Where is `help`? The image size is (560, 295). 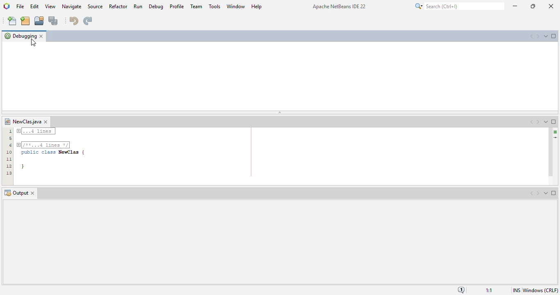 help is located at coordinates (257, 6).